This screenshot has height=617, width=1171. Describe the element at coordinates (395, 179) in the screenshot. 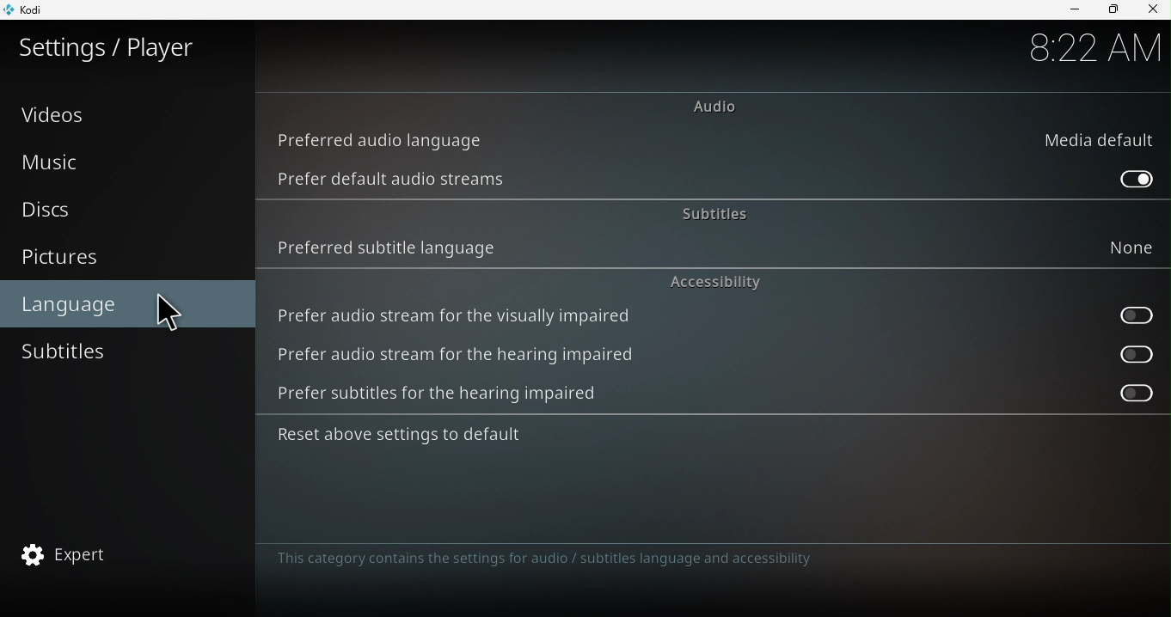

I see `Prefer default audio streams` at that location.